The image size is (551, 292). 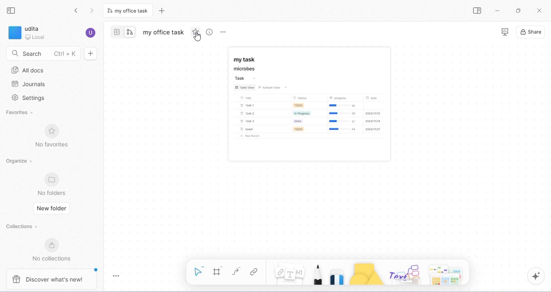 What do you see at coordinates (129, 11) in the screenshot?
I see `tab in edgeless mode` at bounding box center [129, 11].